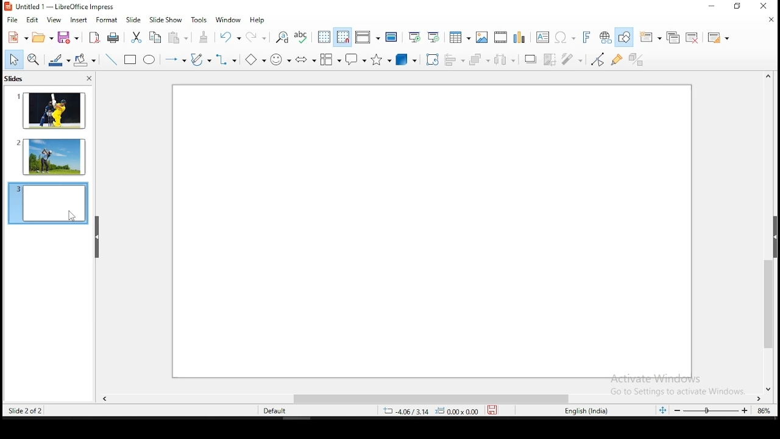 The image size is (780, 439). I want to click on slide, so click(133, 20).